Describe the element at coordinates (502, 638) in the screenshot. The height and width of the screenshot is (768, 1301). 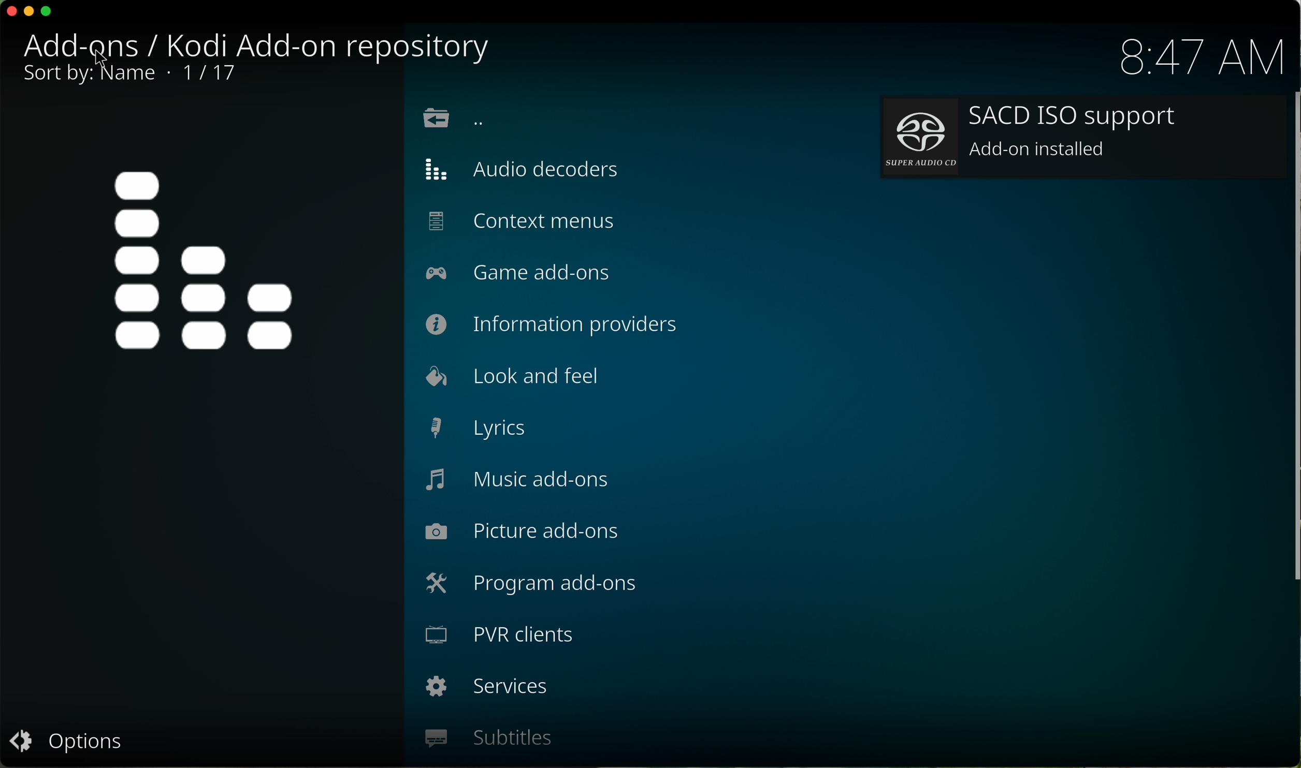
I see `PVR clients` at that location.